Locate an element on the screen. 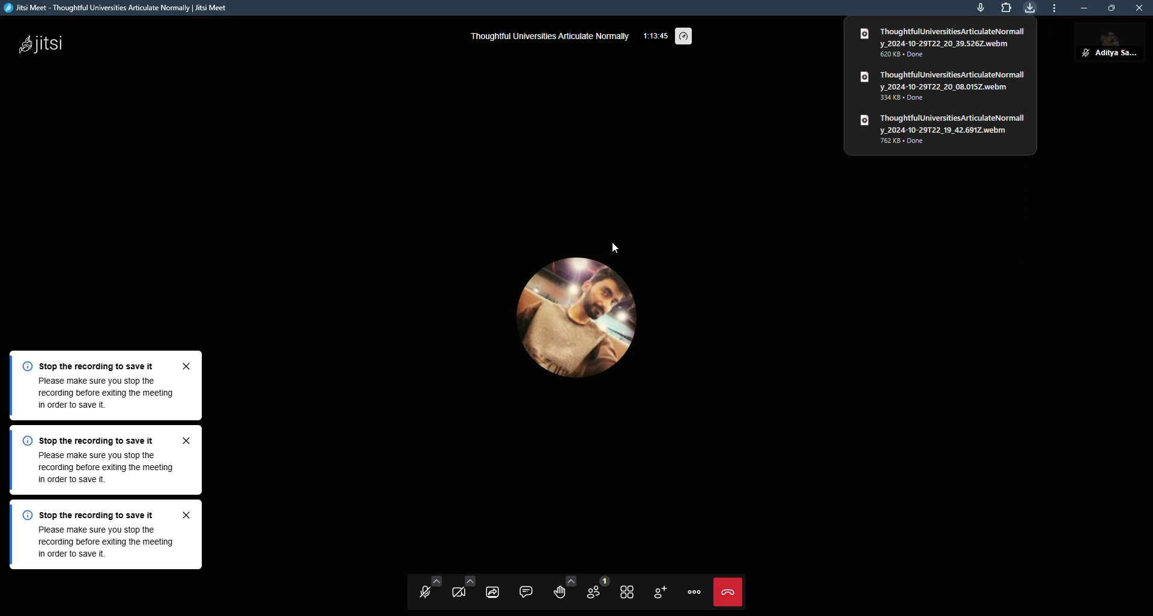 This screenshot has height=616, width=1153. extensions is located at coordinates (1006, 7).